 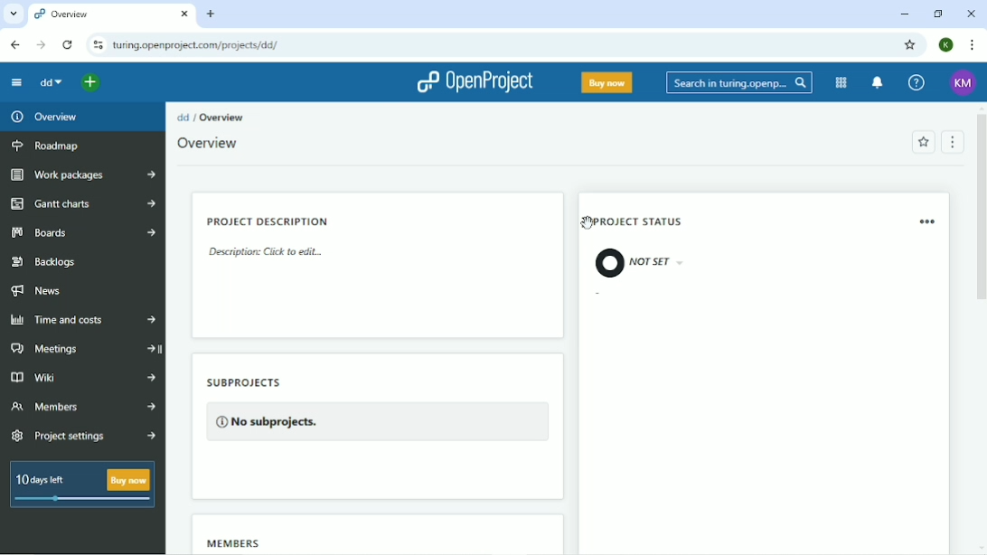 What do you see at coordinates (586, 221) in the screenshot?
I see `Cursor` at bounding box center [586, 221].